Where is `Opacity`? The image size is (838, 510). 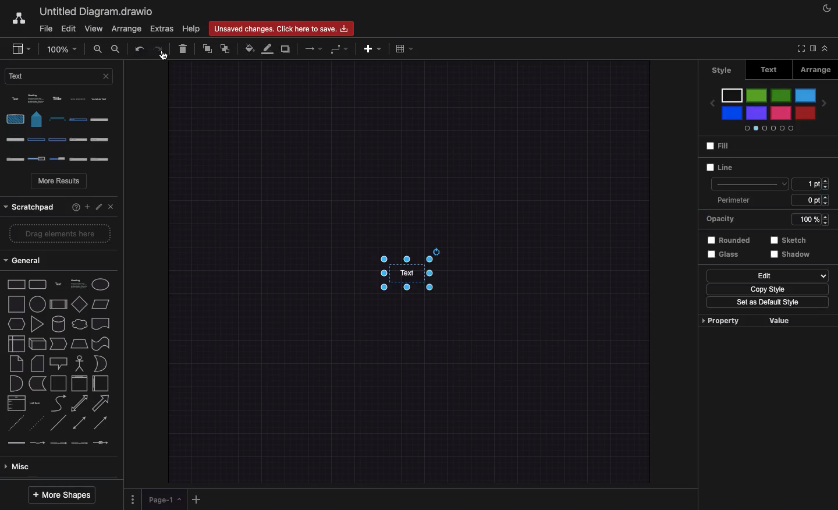 Opacity is located at coordinates (765, 219).